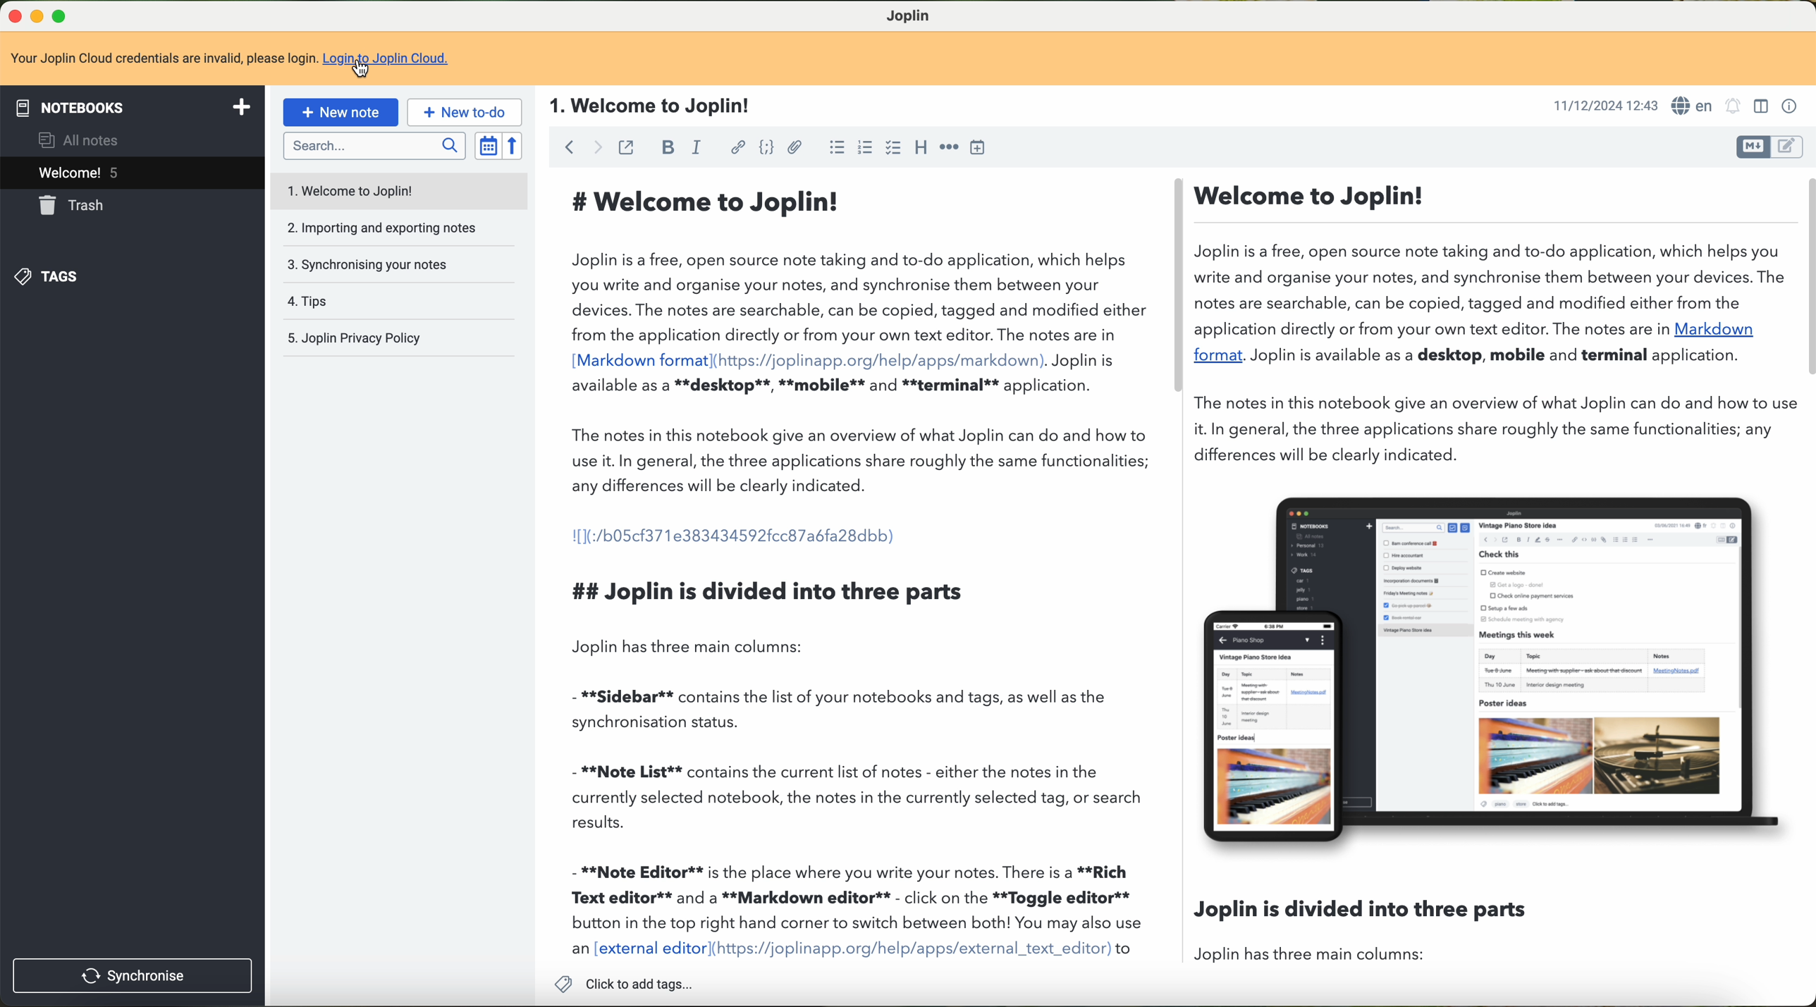 This screenshot has width=1816, height=1007. Describe the element at coordinates (866, 147) in the screenshot. I see `numbered list` at that location.